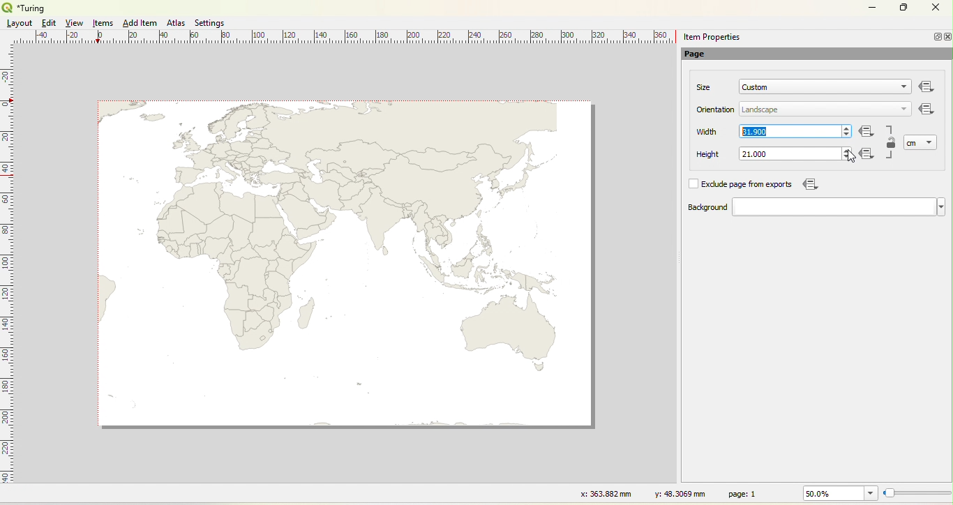 The height and width of the screenshot is (505, 953). What do you see at coordinates (75, 23) in the screenshot?
I see `View` at bounding box center [75, 23].